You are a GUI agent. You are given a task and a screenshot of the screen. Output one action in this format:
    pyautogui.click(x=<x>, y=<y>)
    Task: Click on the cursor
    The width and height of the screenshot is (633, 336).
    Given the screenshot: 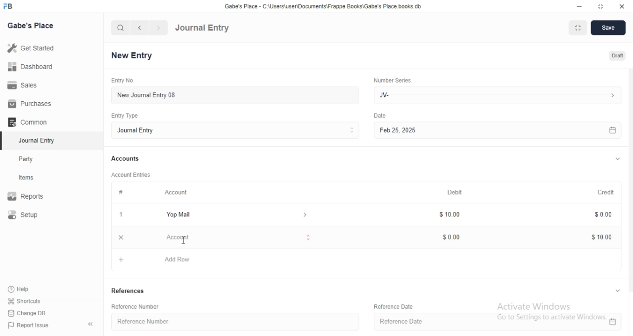 What is the action you would take?
    pyautogui.click(x=181, y=237)
    